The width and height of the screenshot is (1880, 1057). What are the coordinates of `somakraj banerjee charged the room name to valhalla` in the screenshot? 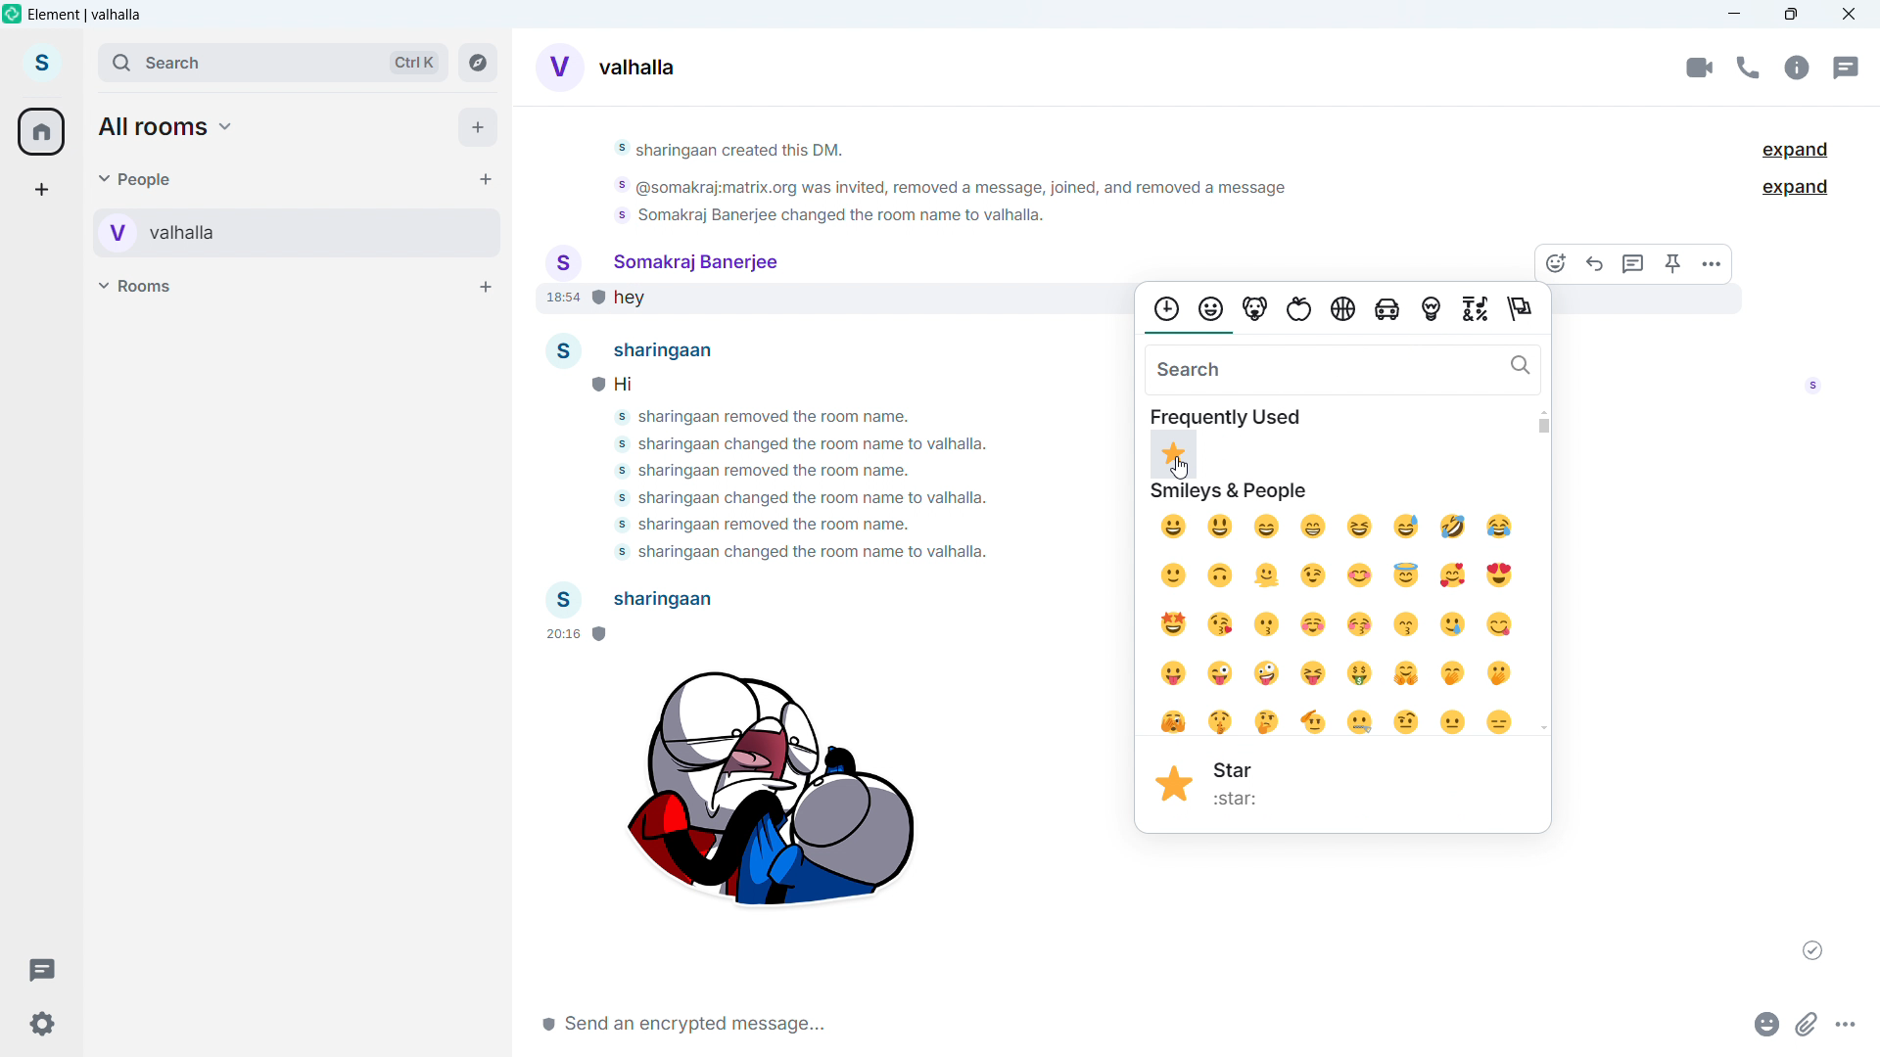 It's located at (793, 553).